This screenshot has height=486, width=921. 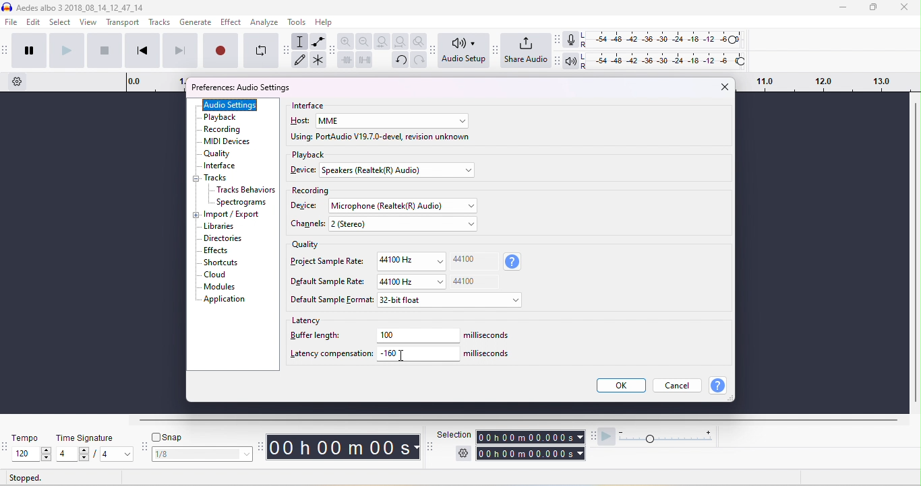 I want to click on playback meter, so click(x=572, y=61).